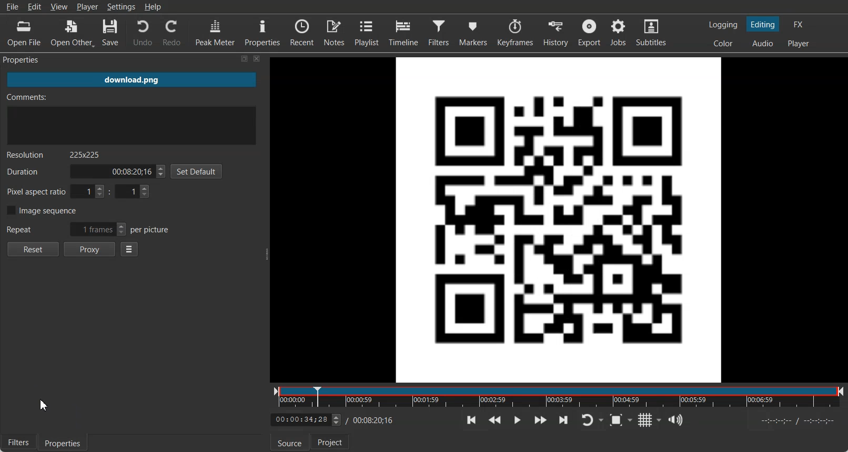  I want to click on Open Other, so click(72, 33).